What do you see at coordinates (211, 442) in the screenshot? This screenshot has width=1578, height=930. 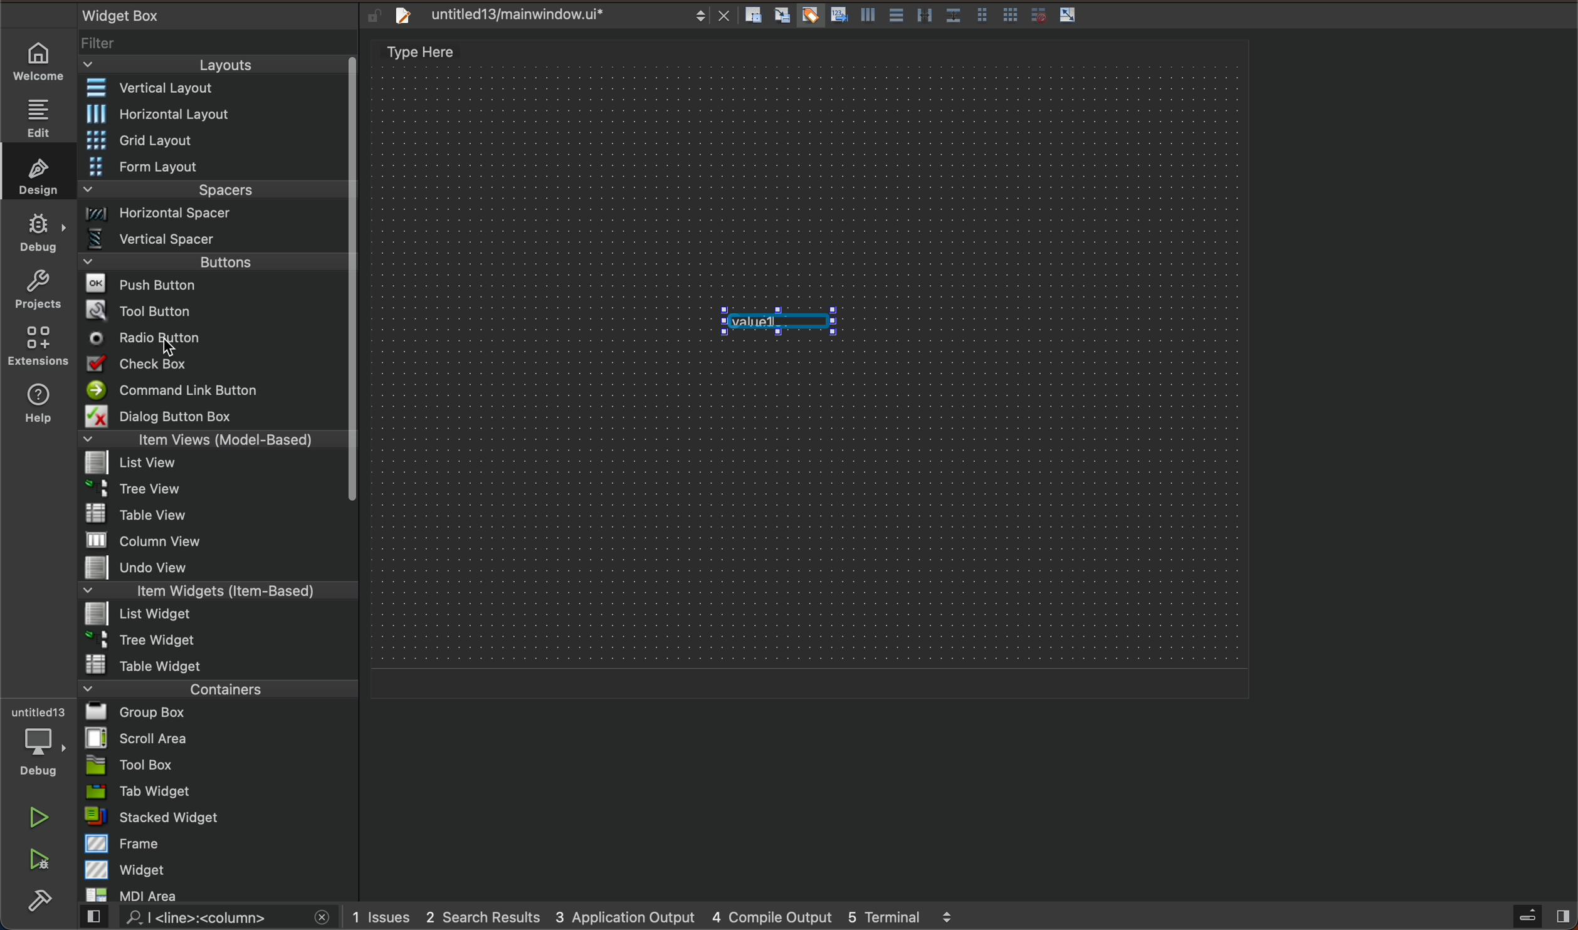 I see `item views` at bounding box center [211, 442].